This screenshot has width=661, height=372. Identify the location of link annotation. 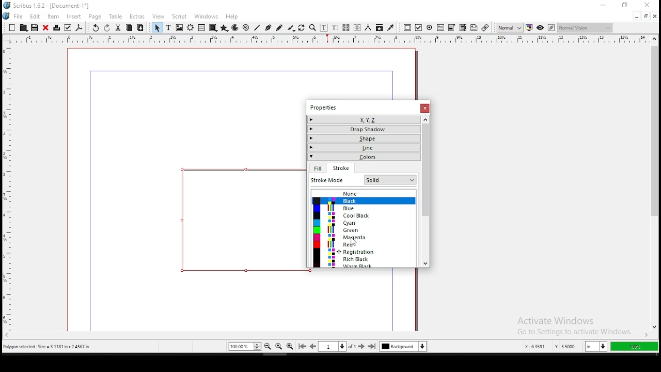
(485, 27).